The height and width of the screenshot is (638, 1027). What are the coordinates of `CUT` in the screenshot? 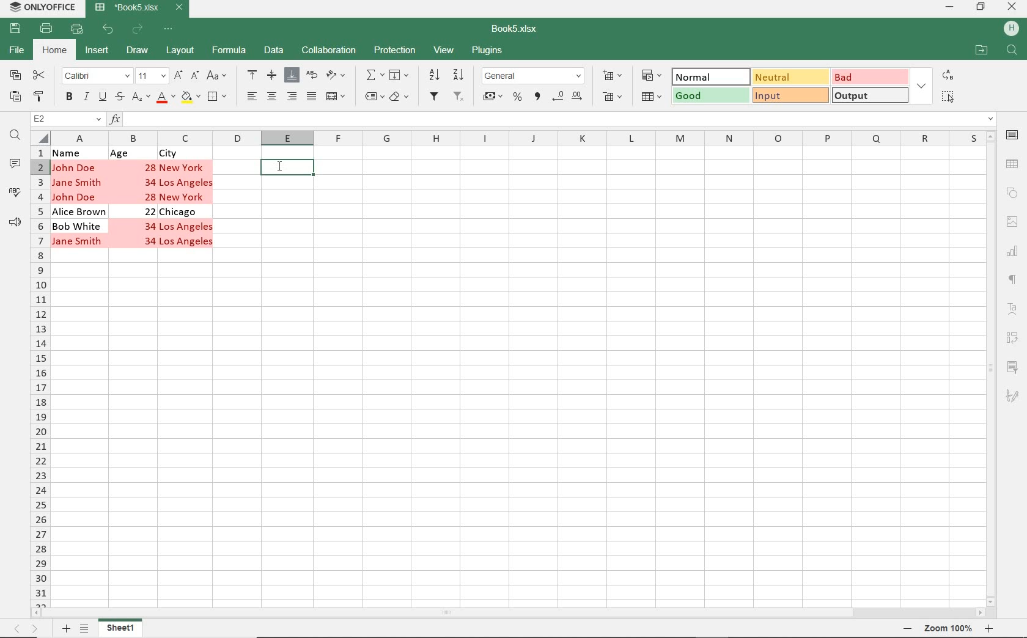 It's located at (39, 75).